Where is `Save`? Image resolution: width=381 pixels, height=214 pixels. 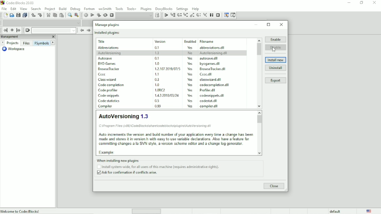 Save is located at coordinates (18, 15).